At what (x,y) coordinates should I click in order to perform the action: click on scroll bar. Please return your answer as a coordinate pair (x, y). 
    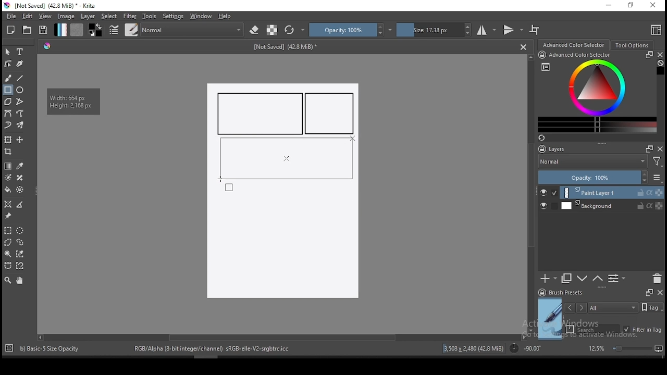
    Looking at the image, I should click on (281, 336).